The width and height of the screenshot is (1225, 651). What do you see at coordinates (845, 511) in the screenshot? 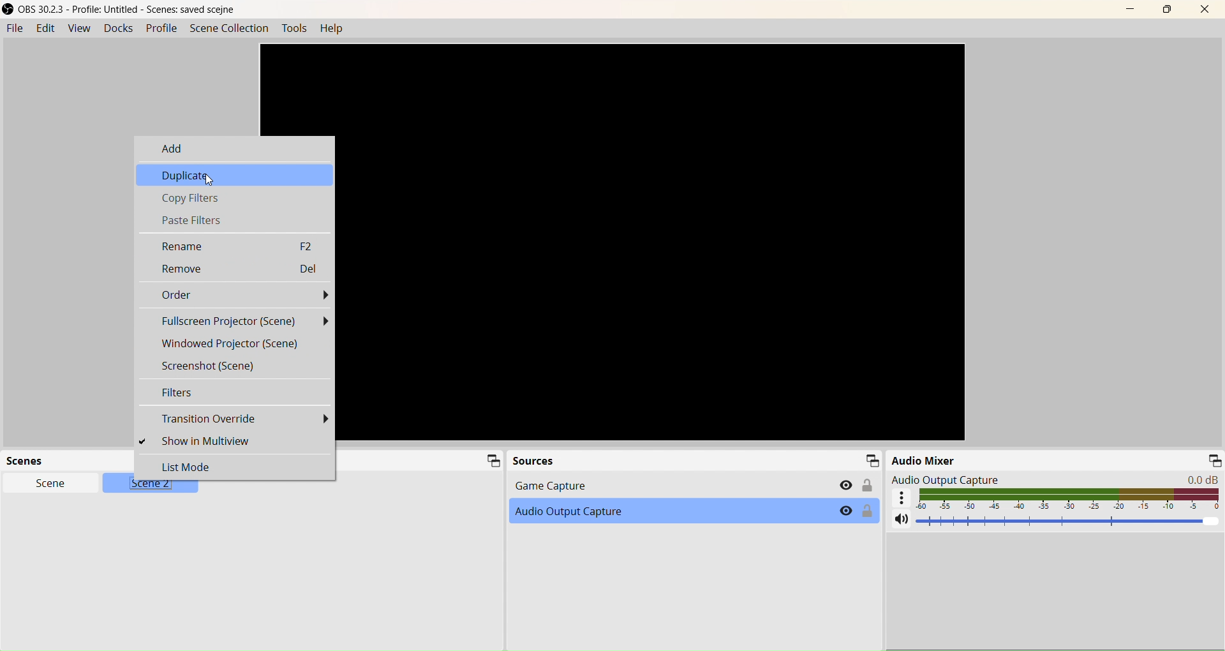
I see `Eye` at bounding box center [845, 511].